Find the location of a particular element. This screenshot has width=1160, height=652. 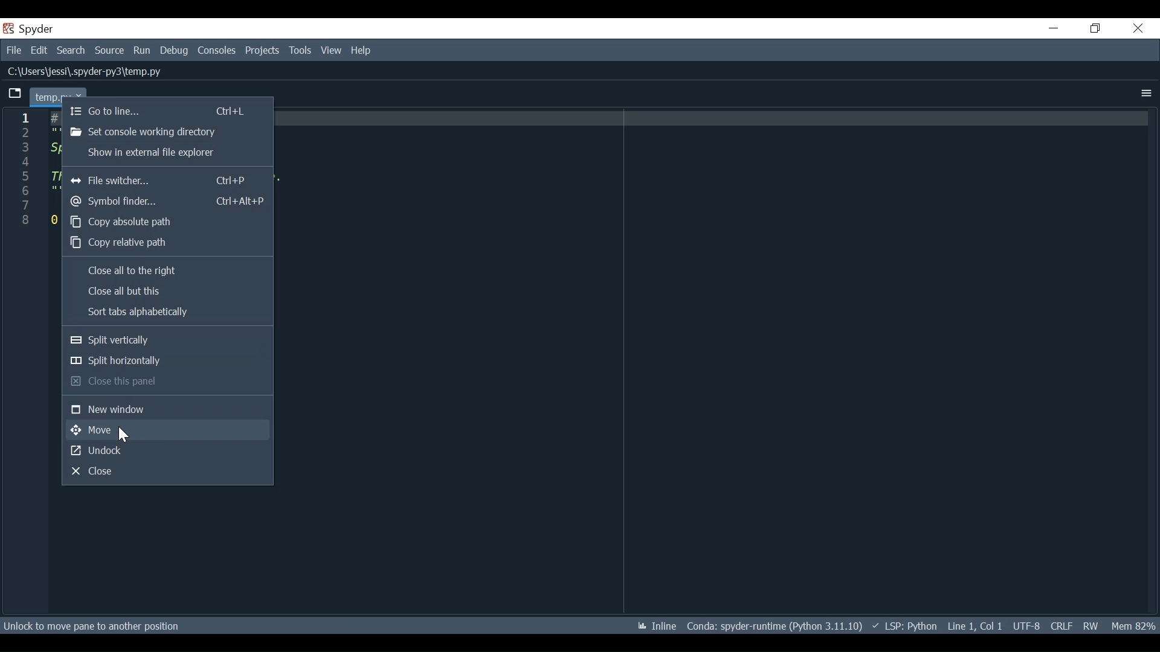

File is located at coordinates (13, 50).